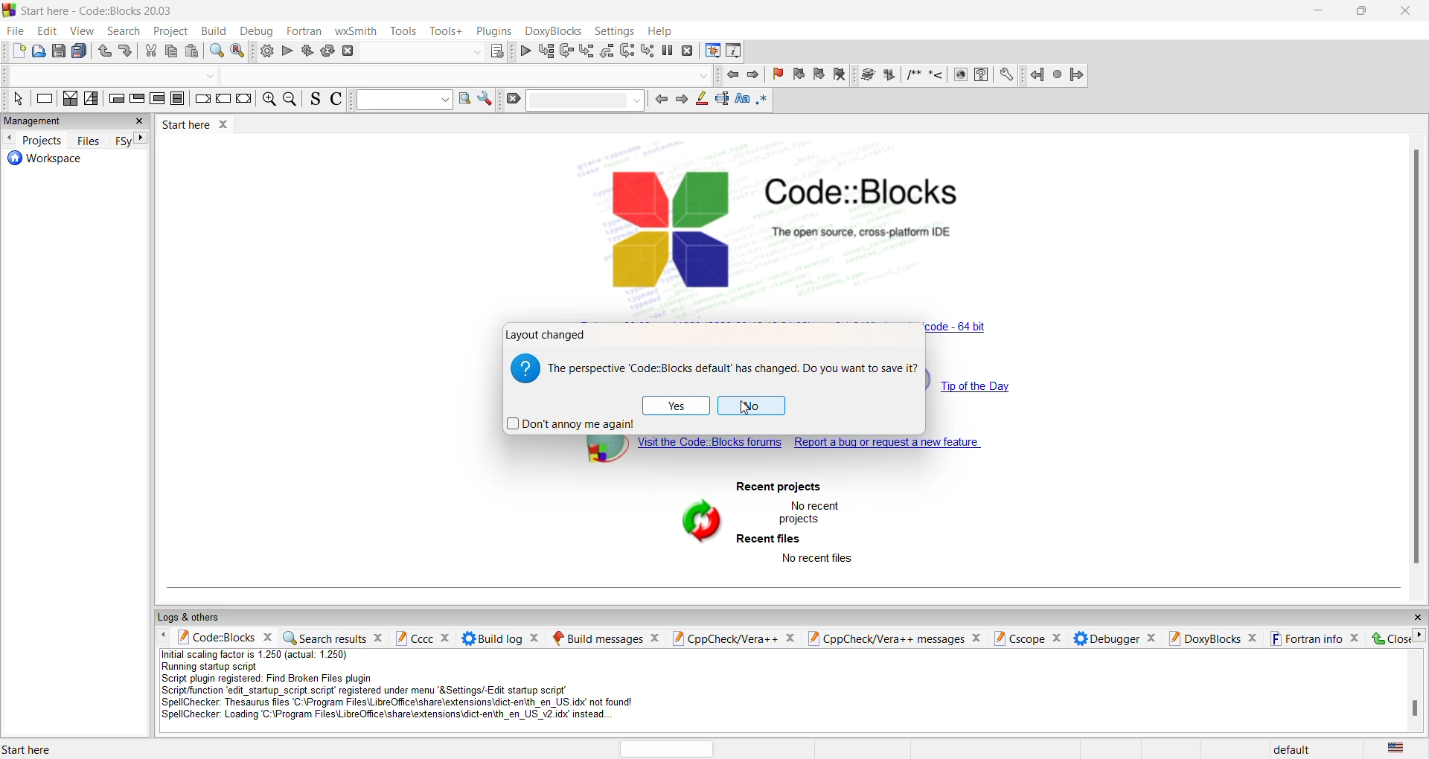  Describe the element at coordinates (734, 50) in the screenshot. I see `Various info` at that location.